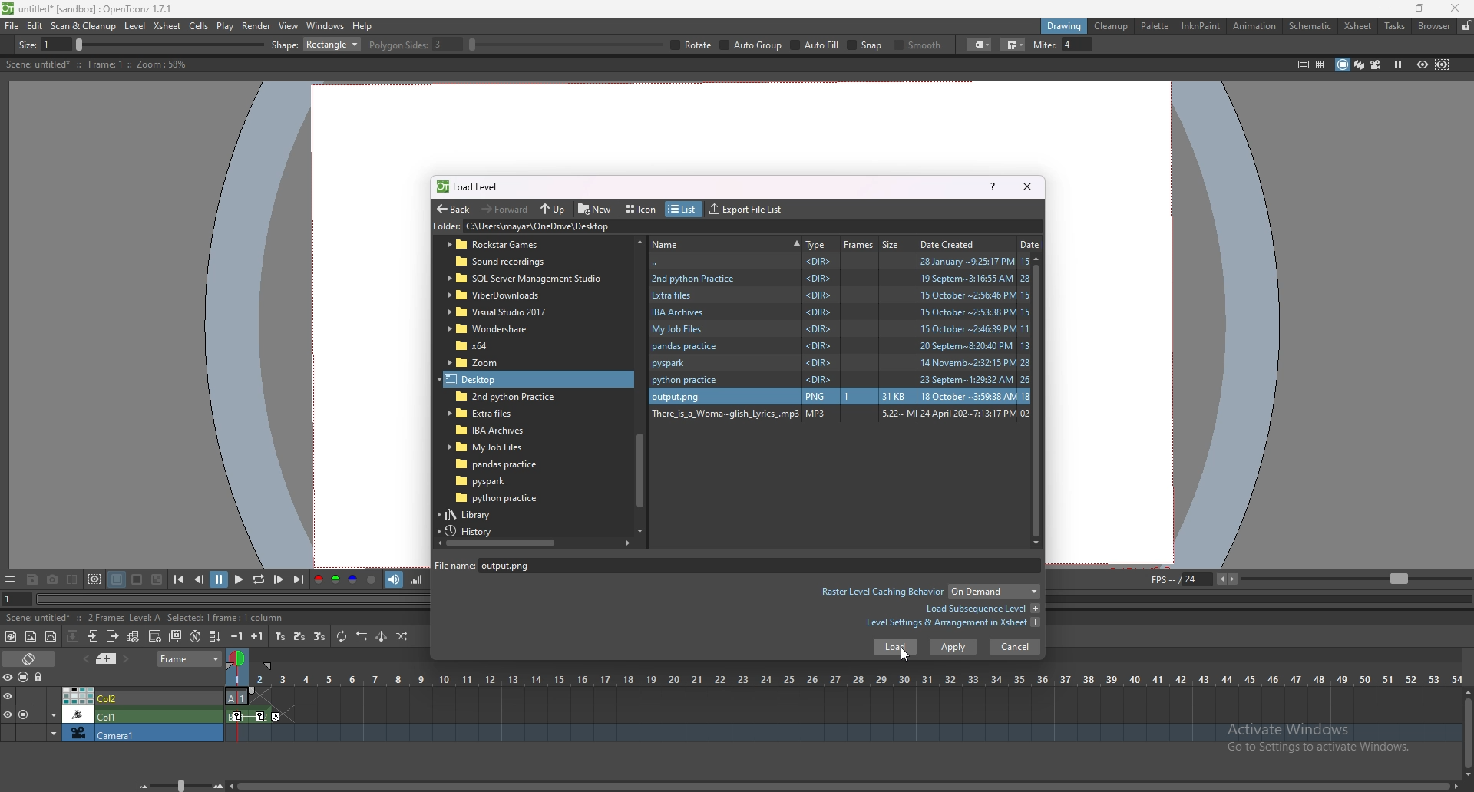 This screenshot has height=792, width=1474. Describe the element at coordinates (112, 714) in the screenshot. I see `column 1` at that location.